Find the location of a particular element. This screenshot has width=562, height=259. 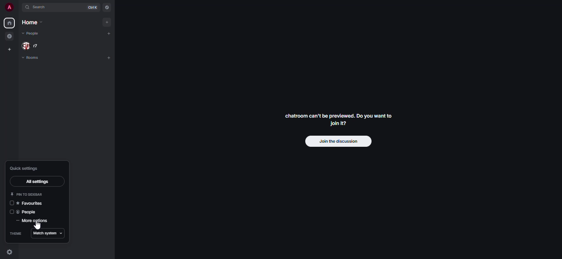

home is located at coordinates (9, 23).